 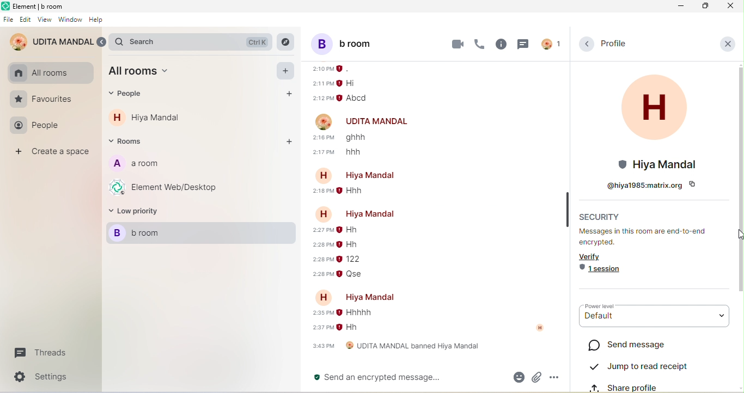 What do you see at coordinates (321, 192) in the screenshot?
I see `sending message time` at bounding box center [321, 192].